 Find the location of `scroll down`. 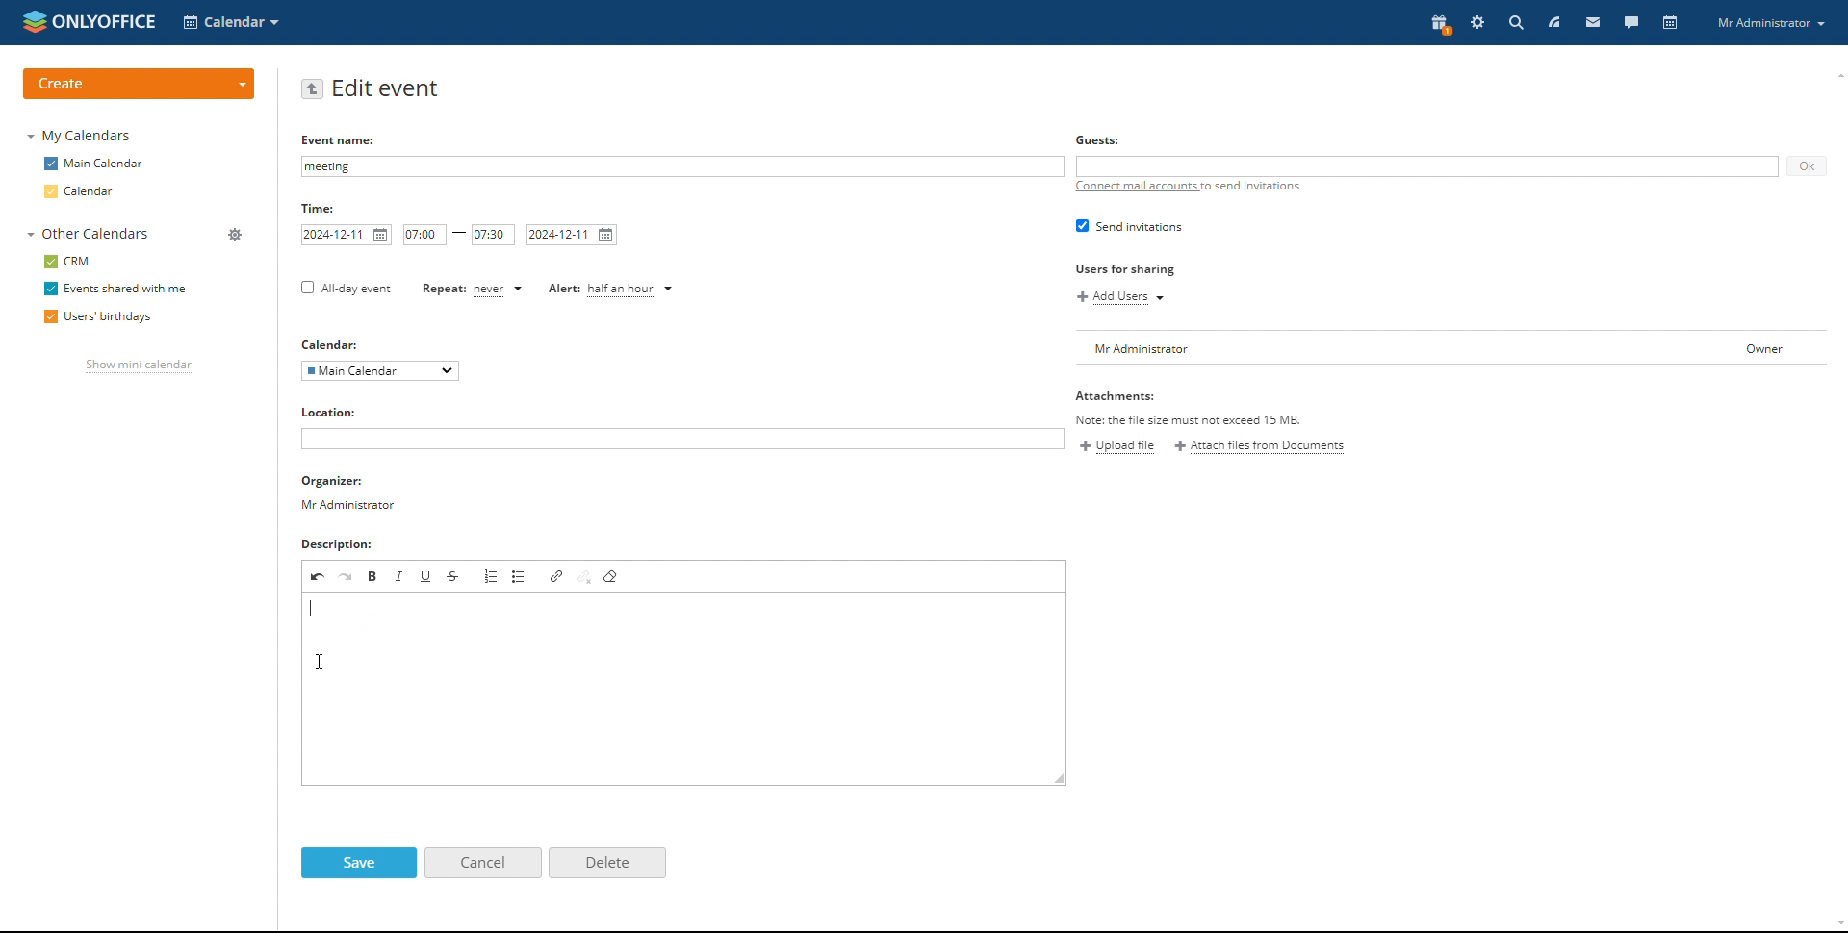

scroll down is located at coordinates (1836, 926).